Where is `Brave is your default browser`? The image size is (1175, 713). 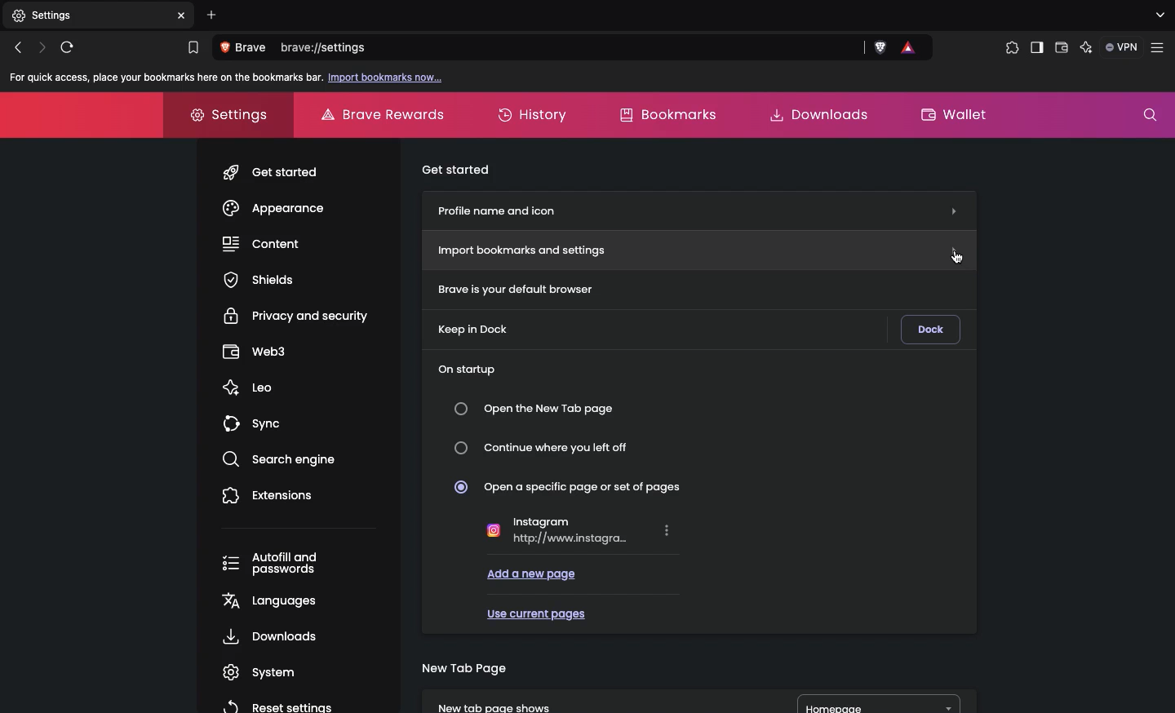 Brave is your default browser is located at coordinates (509, 288).